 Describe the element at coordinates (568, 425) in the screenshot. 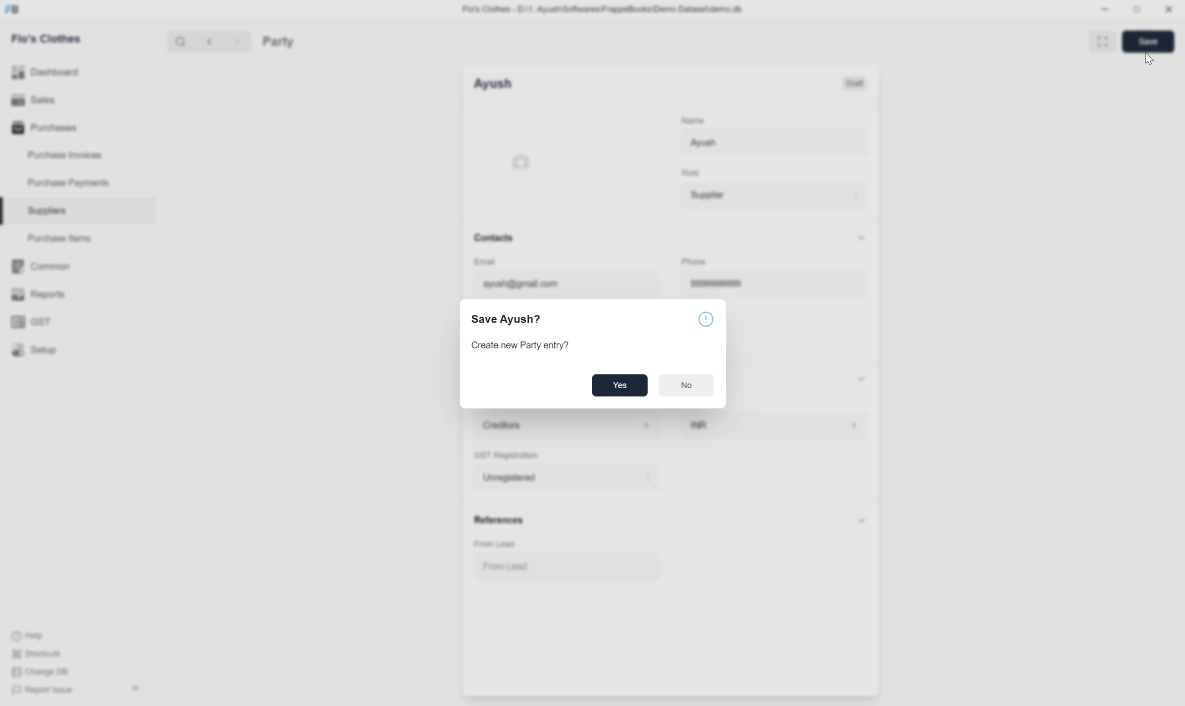

I see `Default Account` at that location.